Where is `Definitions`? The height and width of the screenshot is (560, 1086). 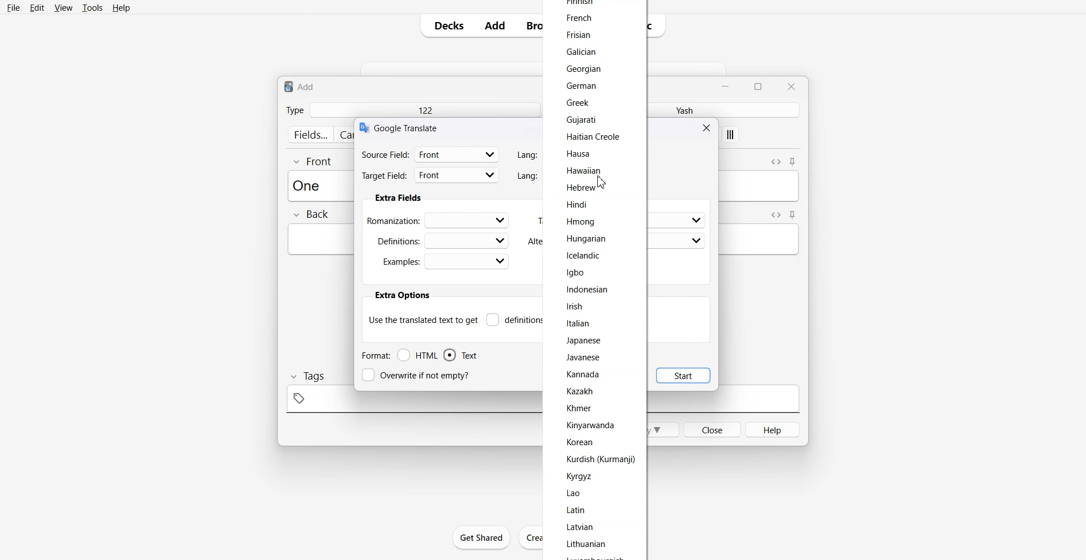
Definitions is located at coordinates (515, 320).